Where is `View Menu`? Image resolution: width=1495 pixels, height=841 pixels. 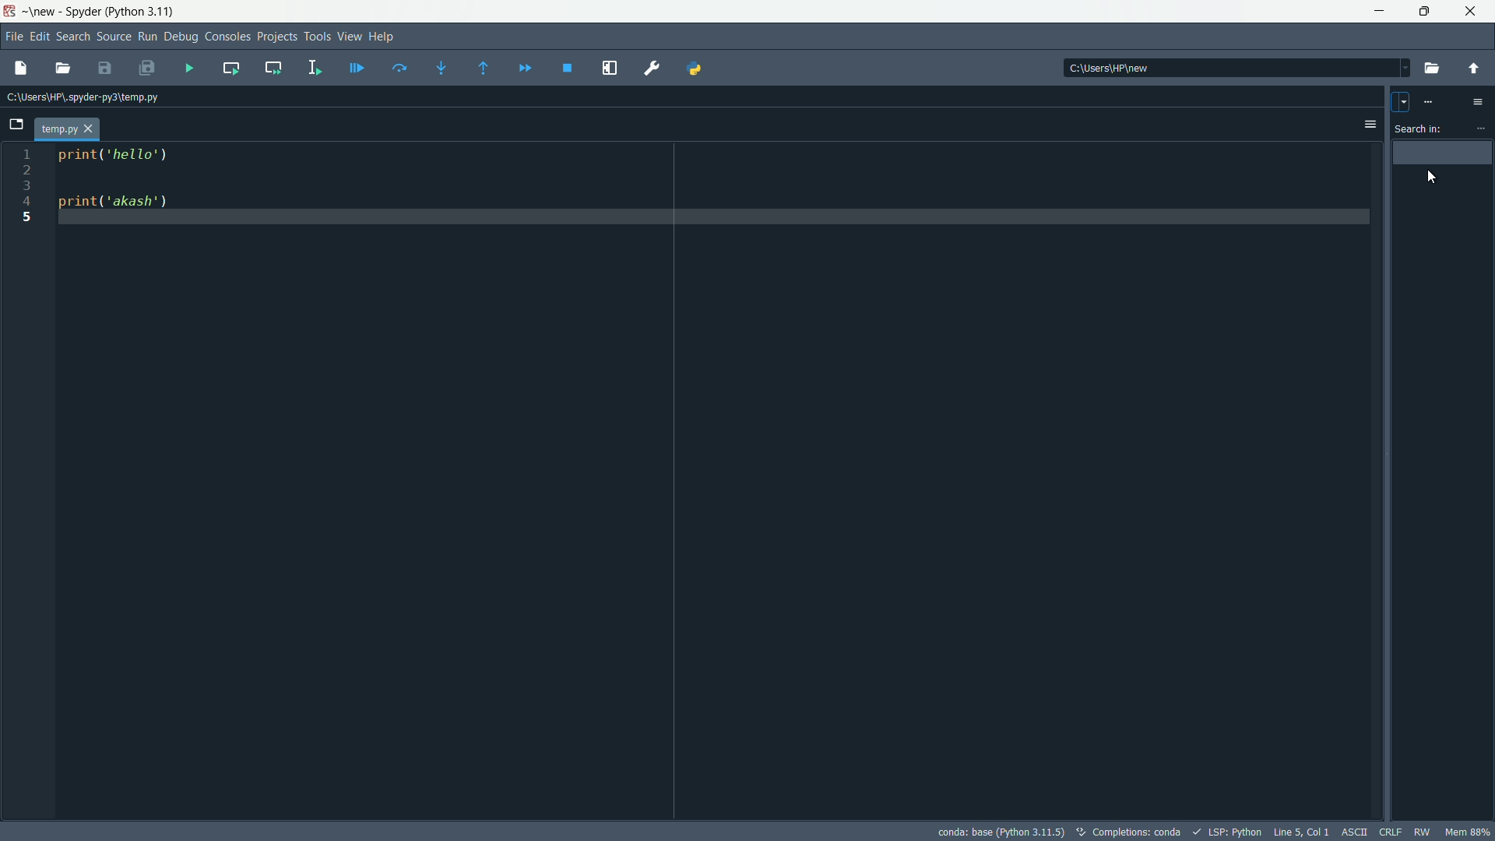 View Menu is located at coordinates (347, 36).